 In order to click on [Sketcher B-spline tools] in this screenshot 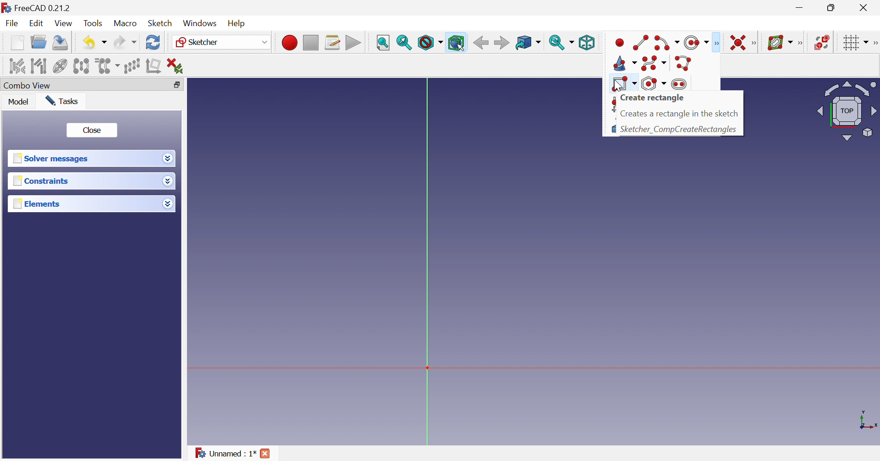, I will do `click(801, 44)`.